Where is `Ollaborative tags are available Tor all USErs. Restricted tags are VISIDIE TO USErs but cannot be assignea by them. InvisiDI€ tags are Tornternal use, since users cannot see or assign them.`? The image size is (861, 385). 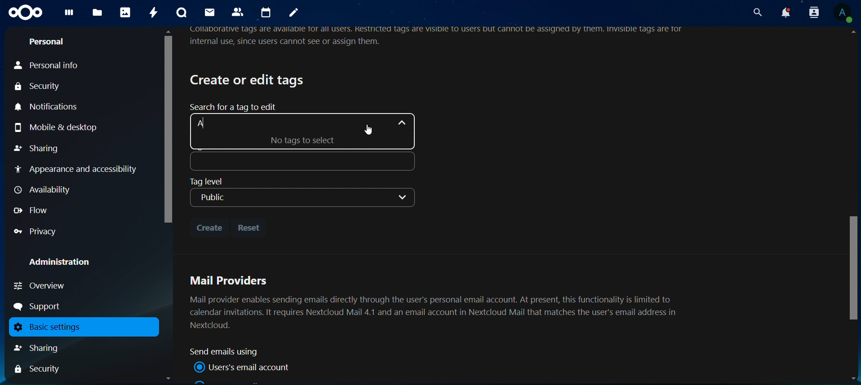 Ollaborative tags are available Tor all USErs. Restricted tags are VISIDIE TO USErs but cannot be assignea by them. InvisiDI€ tags are Tornternal use, since users cannot see or assign them. is located at coordinates (440, 37).